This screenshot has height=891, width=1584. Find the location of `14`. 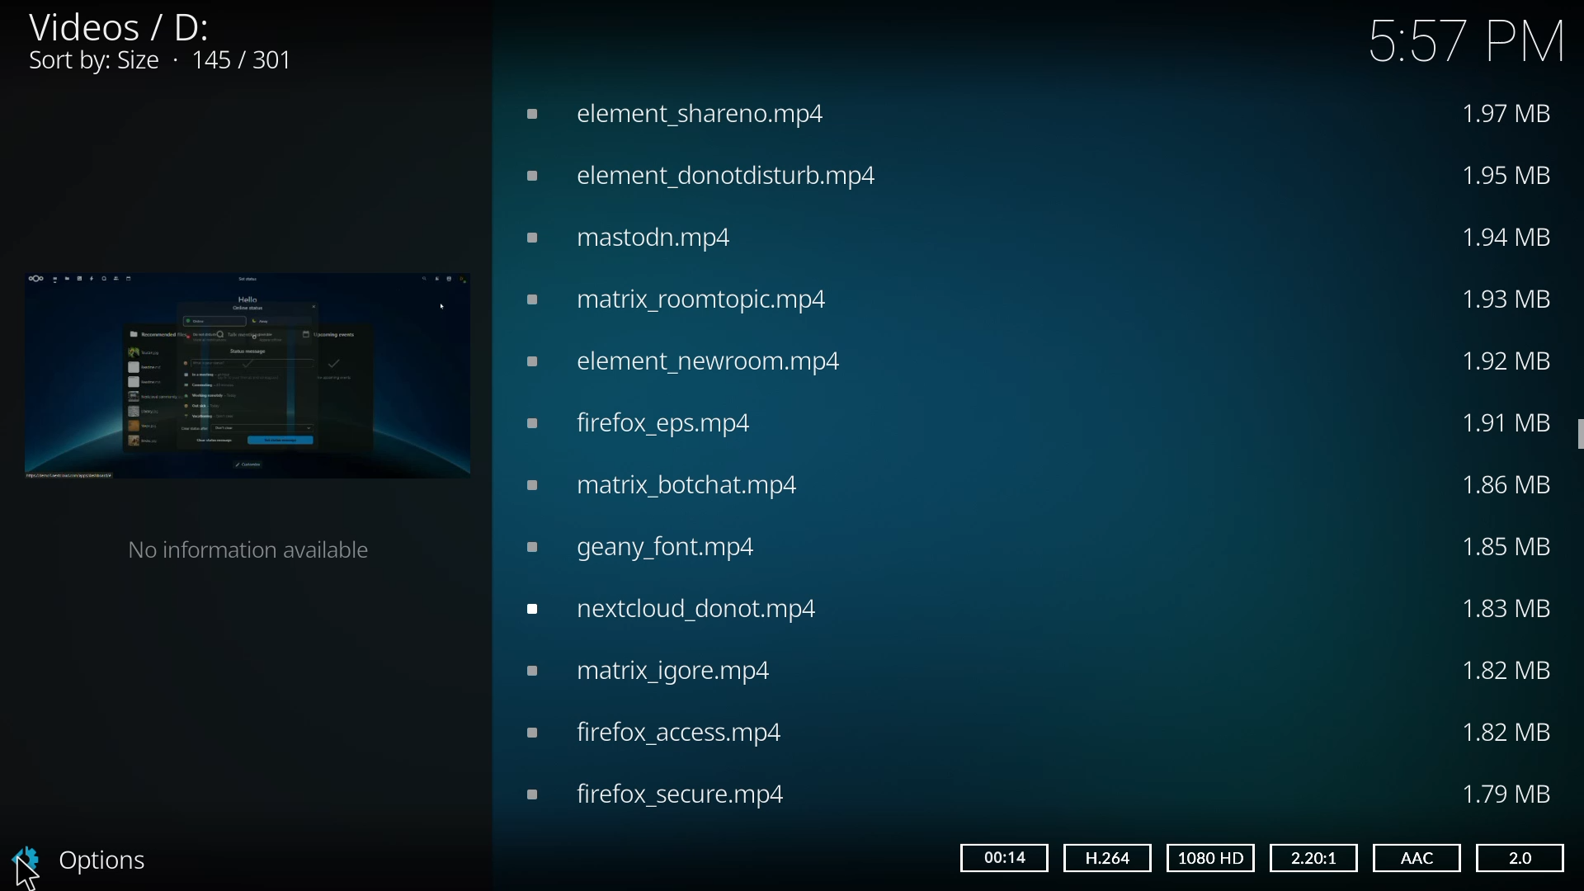

14 is located at coordinates (1002, 856).